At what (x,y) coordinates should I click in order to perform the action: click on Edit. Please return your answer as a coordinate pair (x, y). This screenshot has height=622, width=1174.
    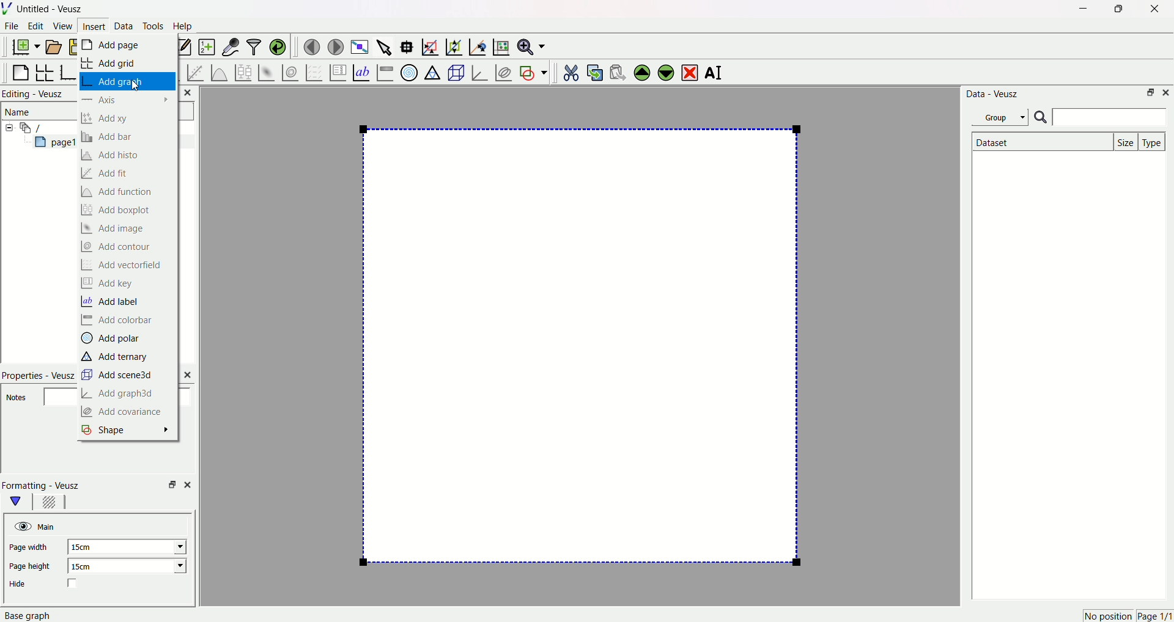
    Looking at the image, I should click on (36, 27).